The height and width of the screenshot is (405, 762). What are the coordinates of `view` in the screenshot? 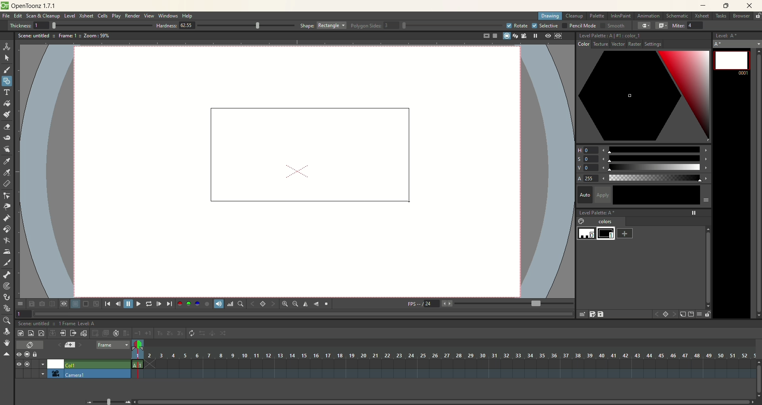 It's located at (149, 15).